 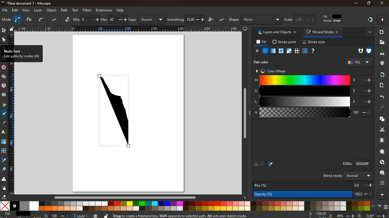 I want to click on layer, so click(x=80, y=215).